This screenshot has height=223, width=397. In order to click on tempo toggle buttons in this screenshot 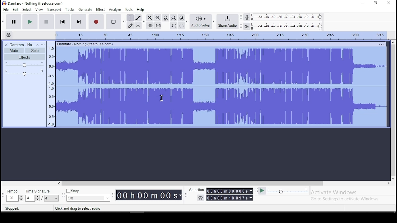, I will do `click(15, 198)`.